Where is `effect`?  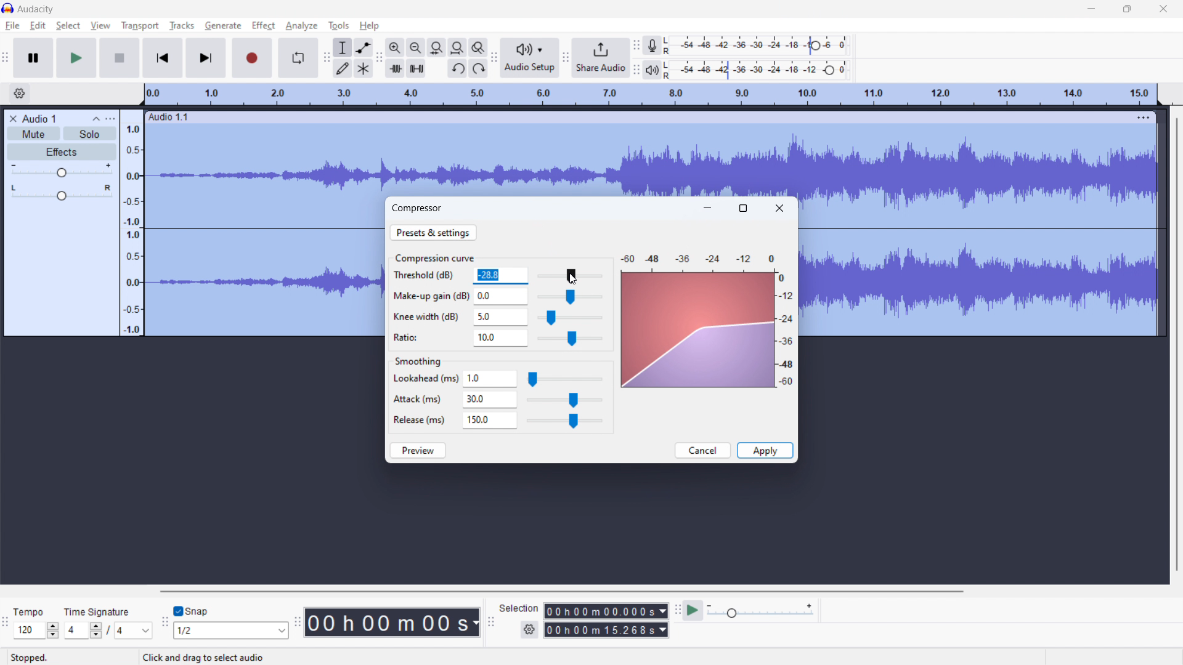 effect is located at coordinates (264, 26).